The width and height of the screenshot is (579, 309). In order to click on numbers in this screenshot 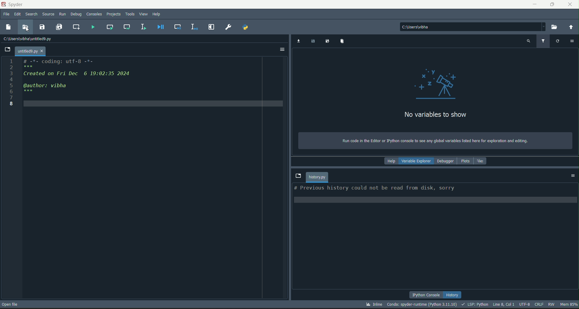, I will do `click(10, 84)`.